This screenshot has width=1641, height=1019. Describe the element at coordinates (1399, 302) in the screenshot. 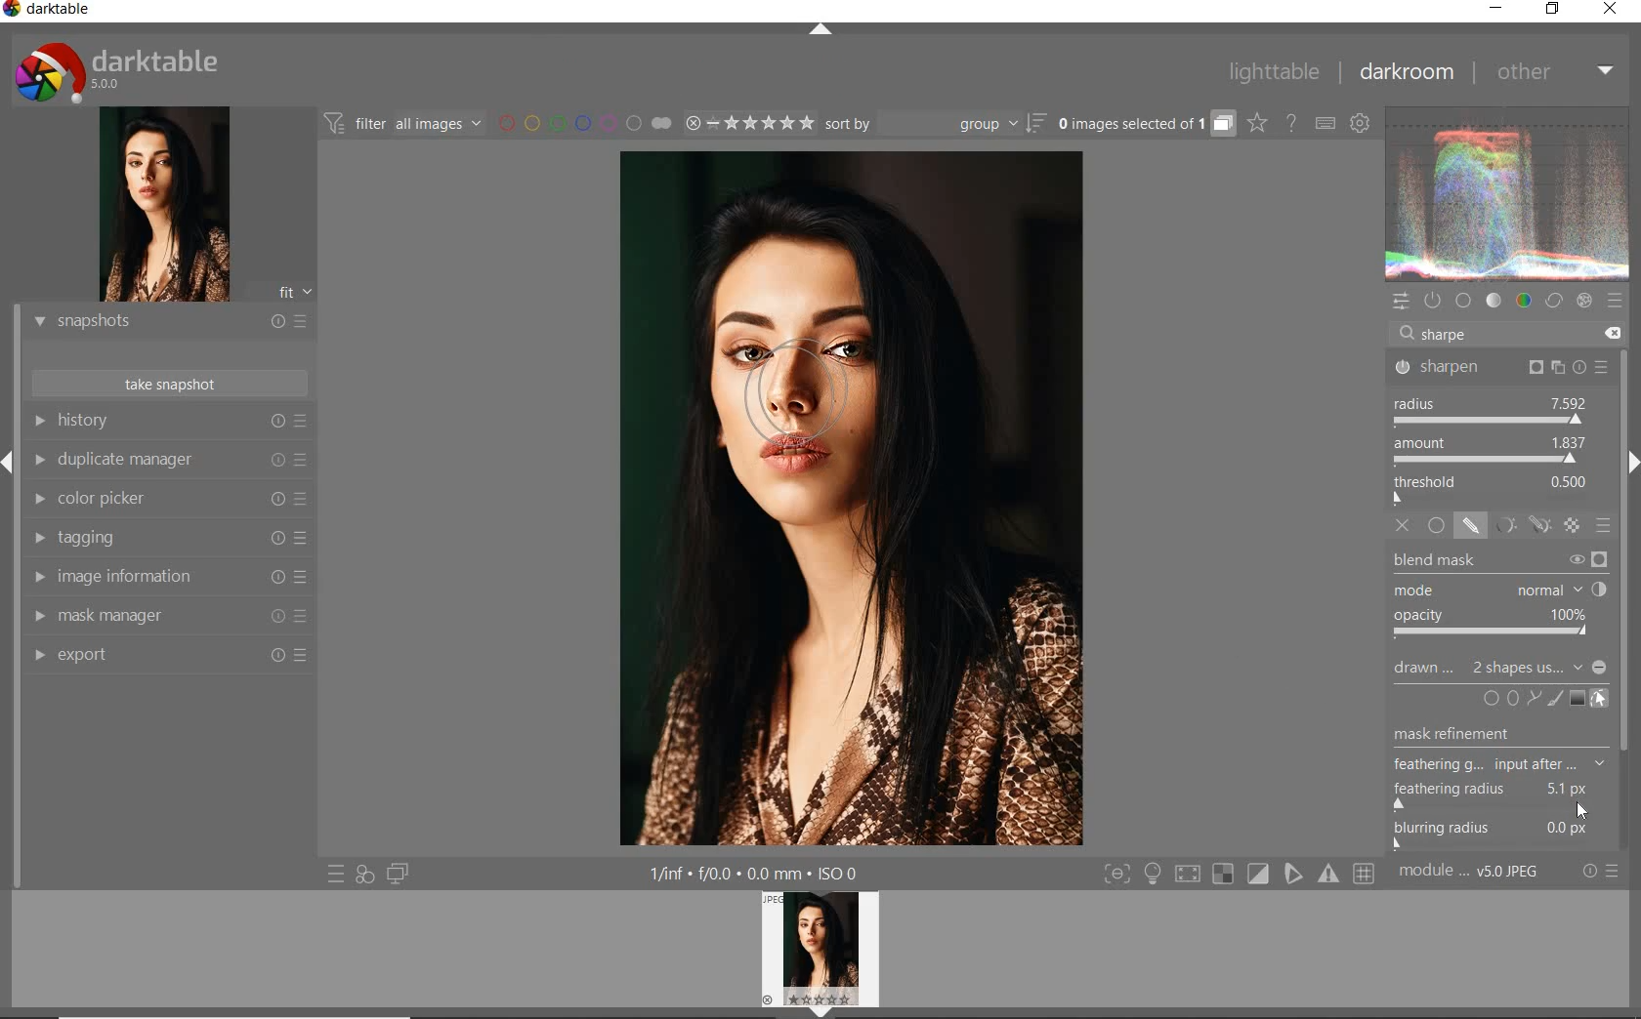

I see `quick access panel` at that location.